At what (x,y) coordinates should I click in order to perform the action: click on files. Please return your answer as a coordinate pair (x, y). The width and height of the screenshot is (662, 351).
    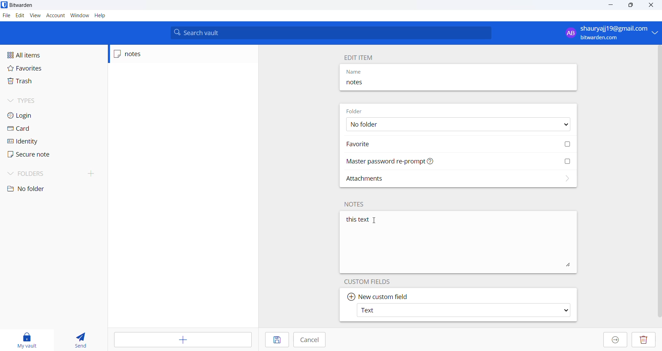
    Looking at the image, I should click on (6, 15).